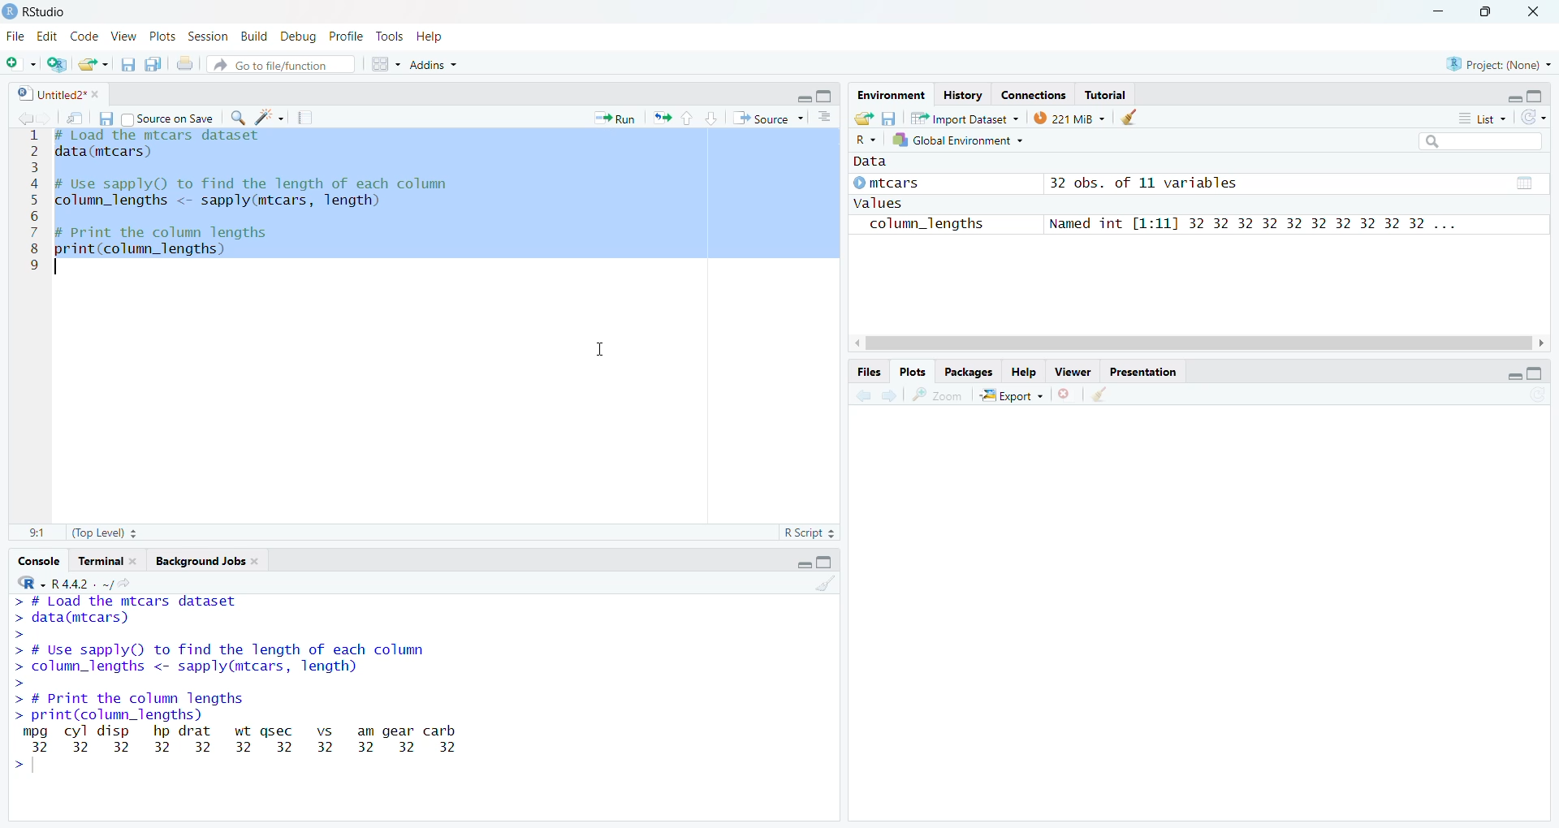  I want to click on Clear, so click(1099, 395).